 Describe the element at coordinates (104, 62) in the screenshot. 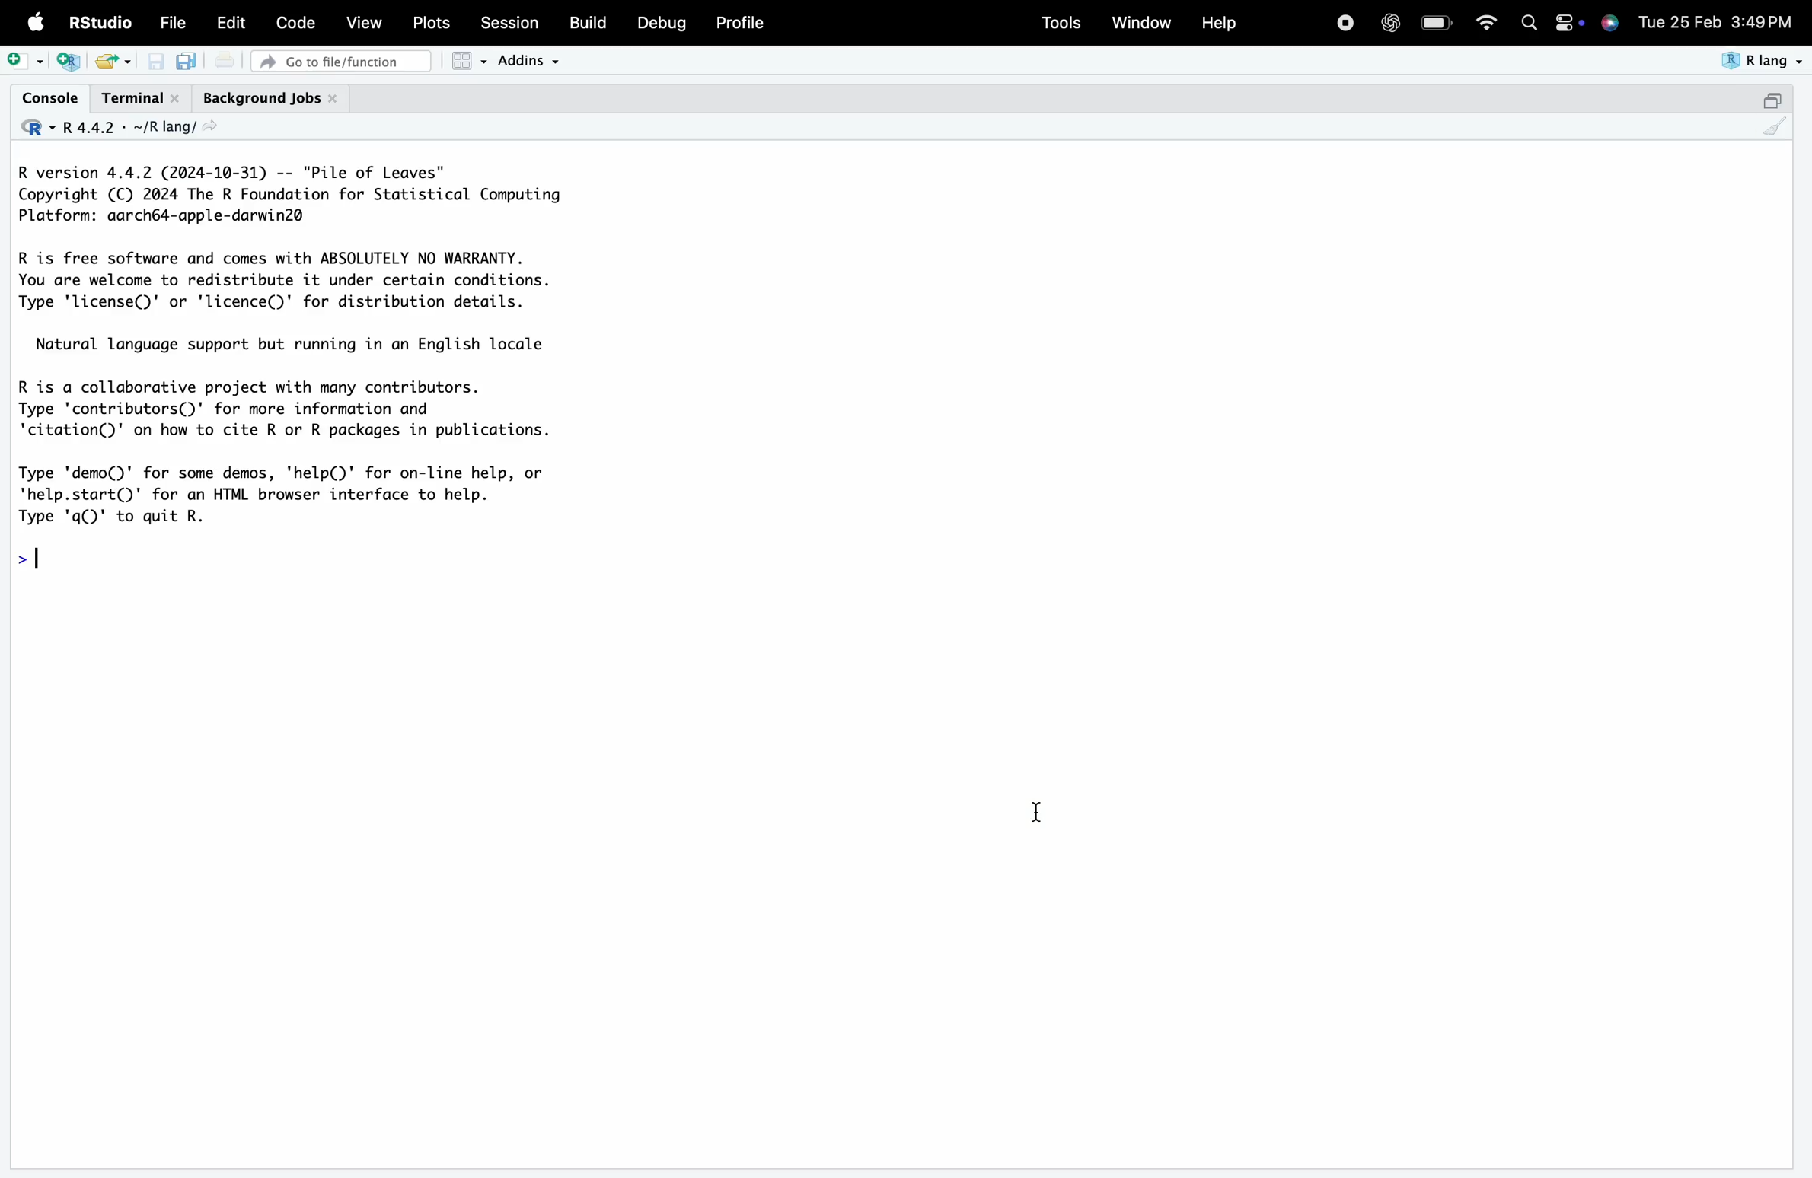

I see `open an existing file` at that location.